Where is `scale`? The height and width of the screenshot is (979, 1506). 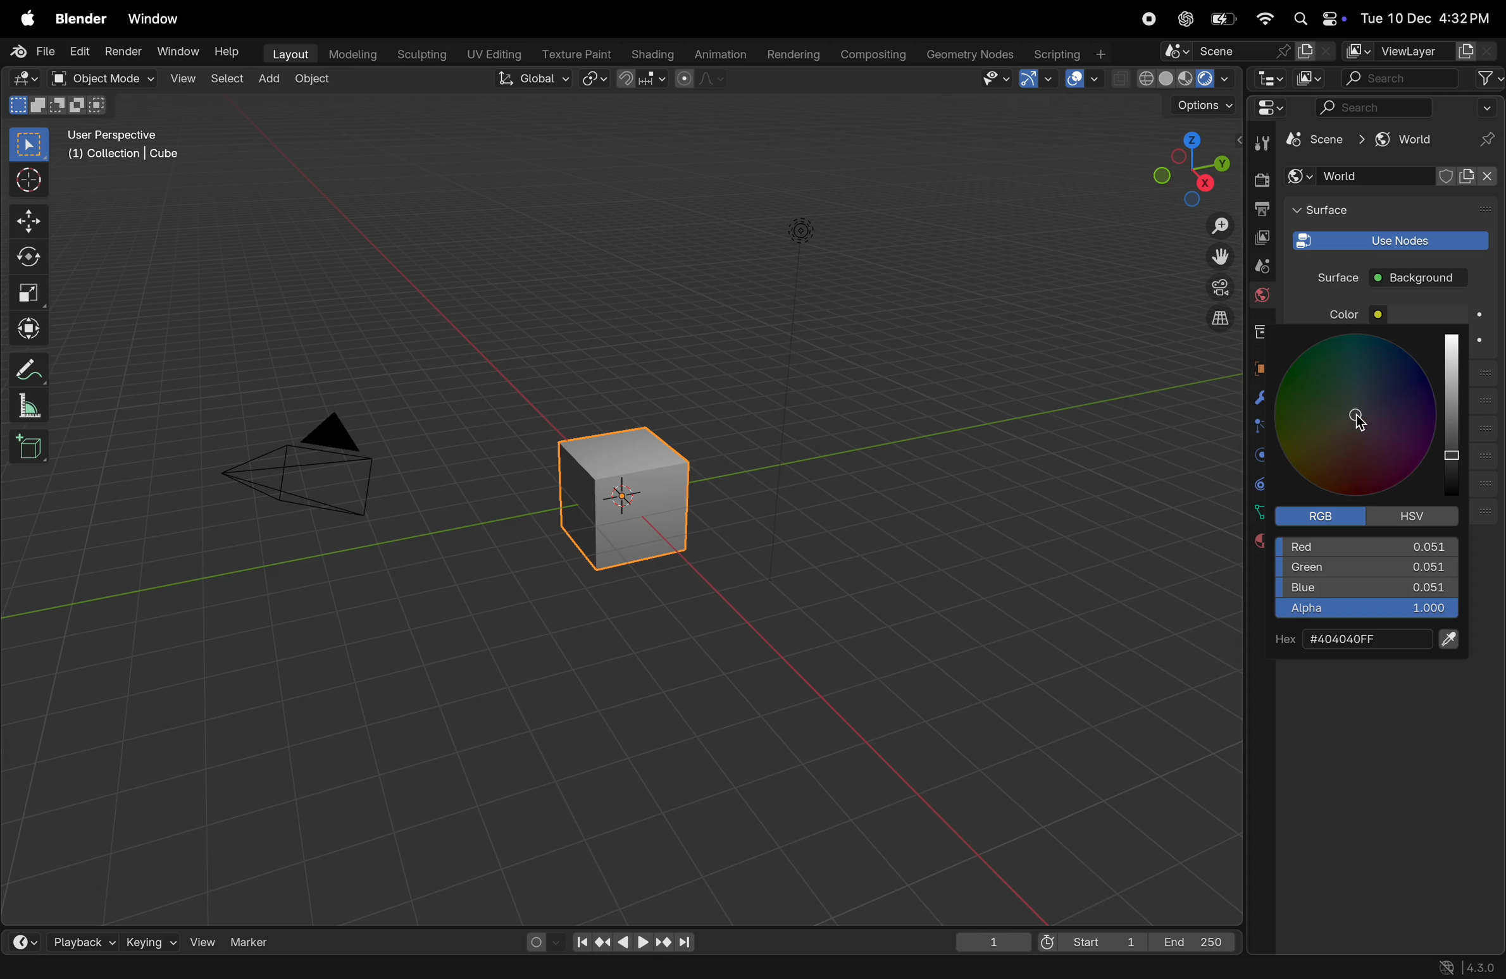 scale is located at coordinates (34, 405).